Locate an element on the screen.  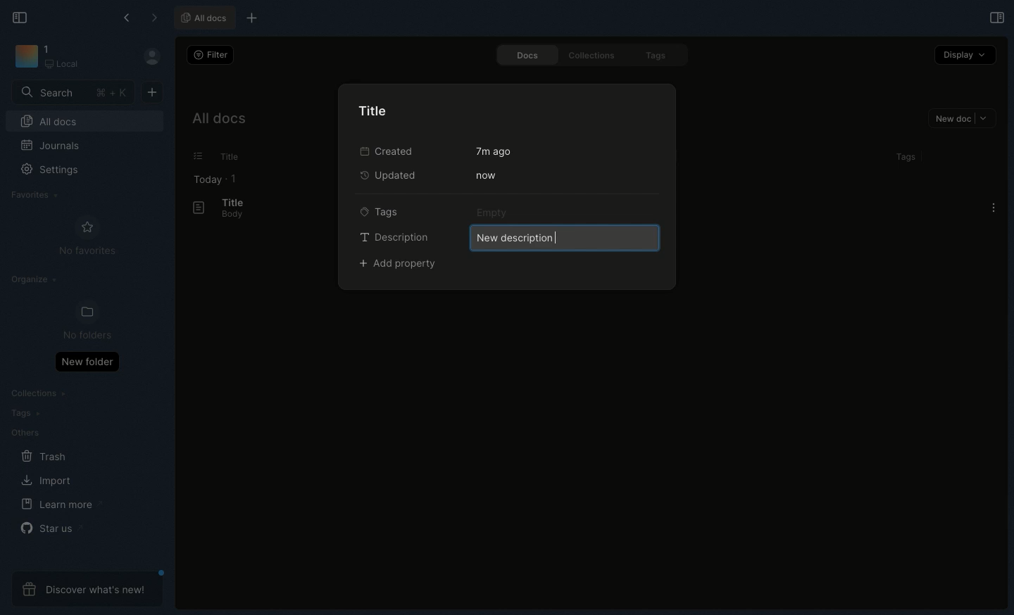
Tags is located at coordinates (903, 157).